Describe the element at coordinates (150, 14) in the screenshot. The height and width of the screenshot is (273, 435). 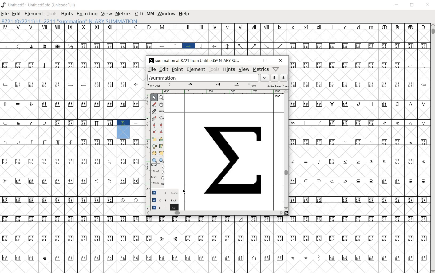
I see `MM` at that location.